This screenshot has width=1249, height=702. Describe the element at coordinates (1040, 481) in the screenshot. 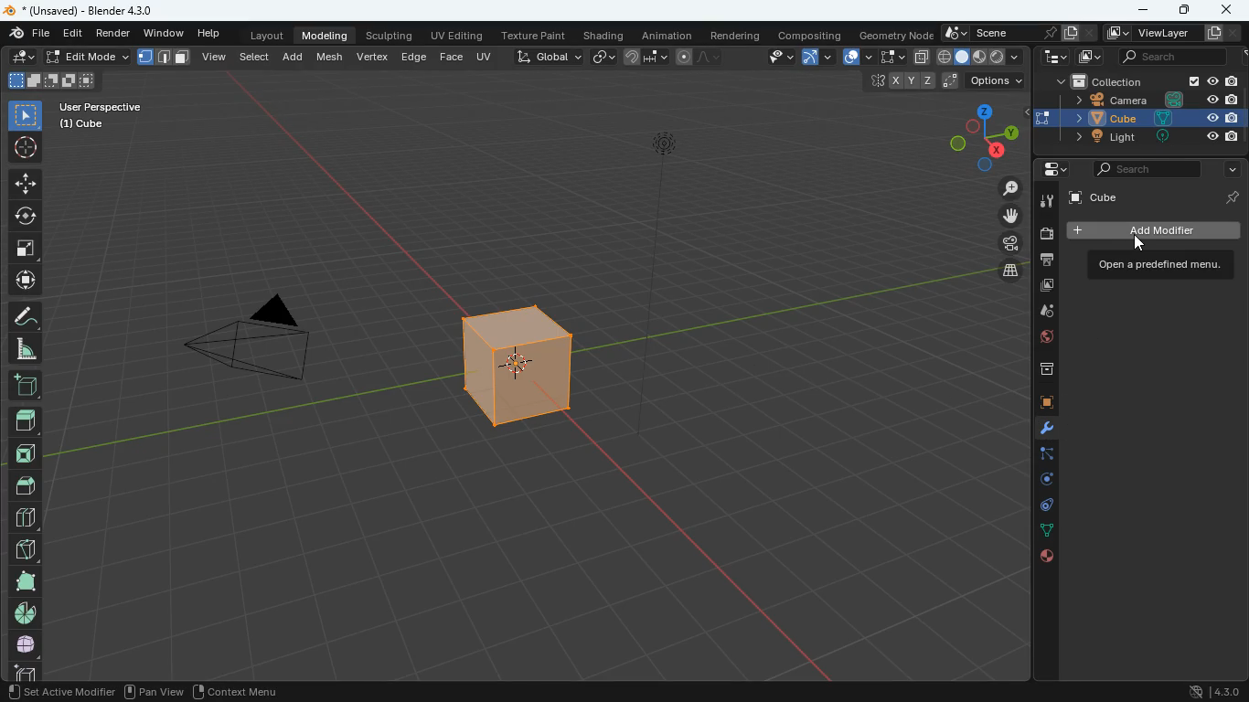

I see `rotation` at that location.